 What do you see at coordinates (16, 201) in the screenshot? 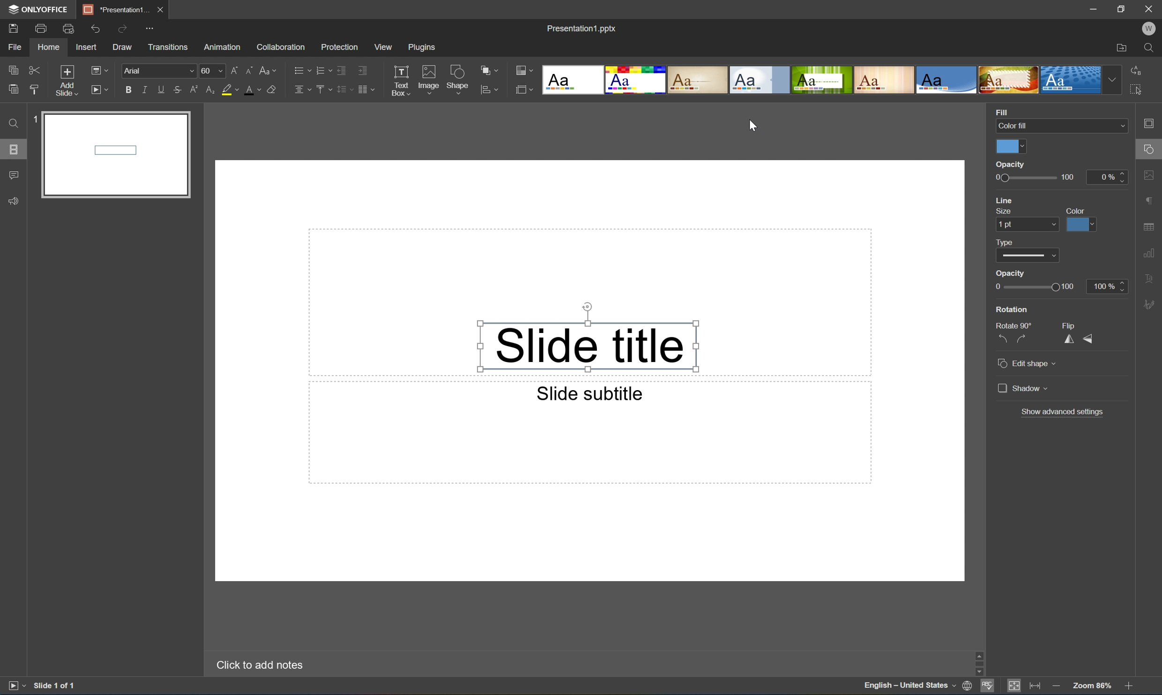
I see `Feedback & support` at bounding box center [16, 201].